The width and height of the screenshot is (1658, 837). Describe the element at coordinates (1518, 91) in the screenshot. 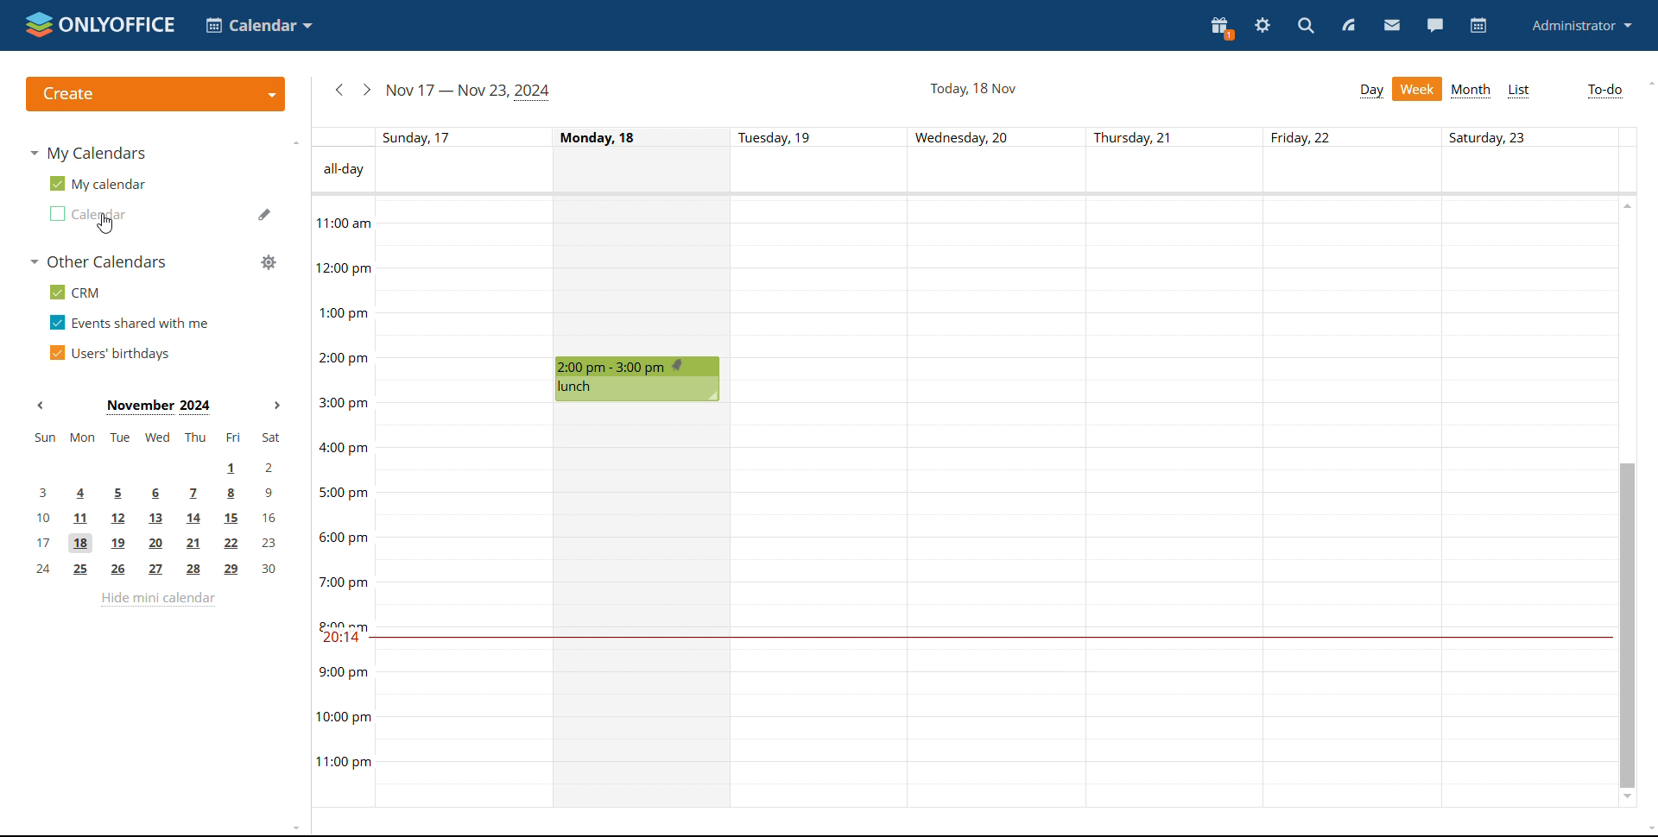

I see `list view` at that location.